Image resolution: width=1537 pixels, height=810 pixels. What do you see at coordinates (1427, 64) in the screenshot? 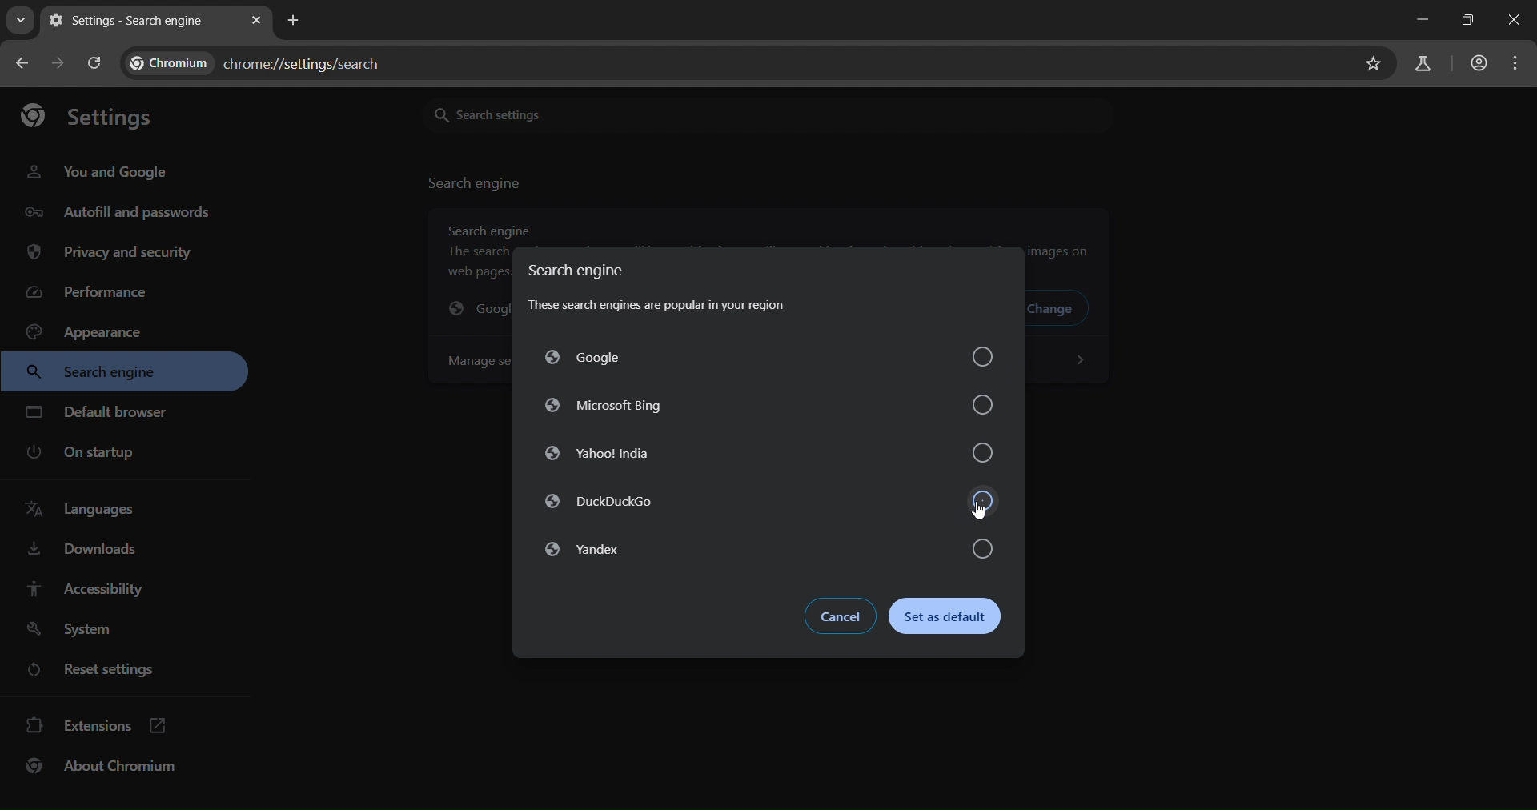
I see `search labs` at bounding box center [1427, 64].